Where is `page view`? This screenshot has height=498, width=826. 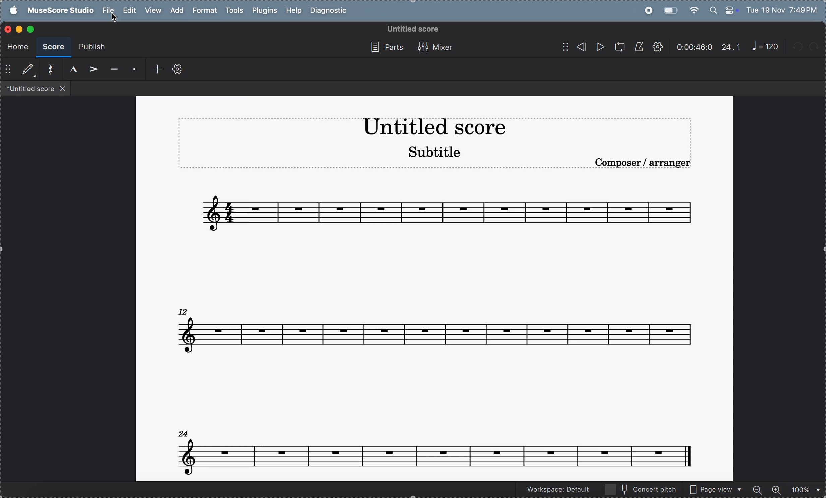 page view is located at coordinates (716, 489).